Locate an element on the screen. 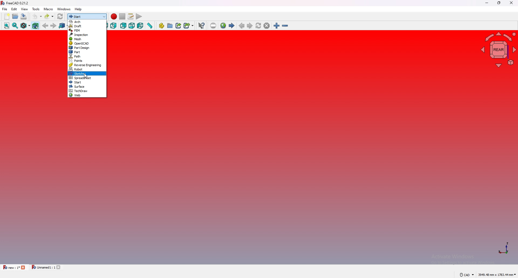 The width and height of the screenshot is (518, 278). redo is located at coordinates (50, 16).